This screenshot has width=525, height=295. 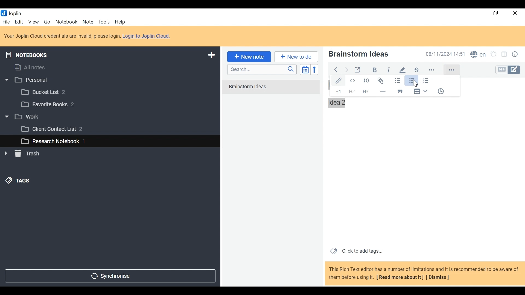 What do you see at coordinates (504, 55) in the screenshot?
I see `Toggle Editor layout` at bounding box center [504, 55].